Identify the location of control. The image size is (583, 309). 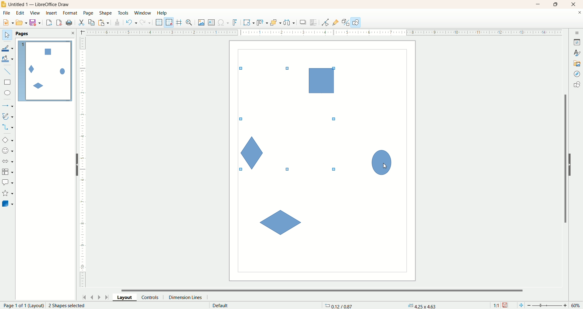
(153, 297).